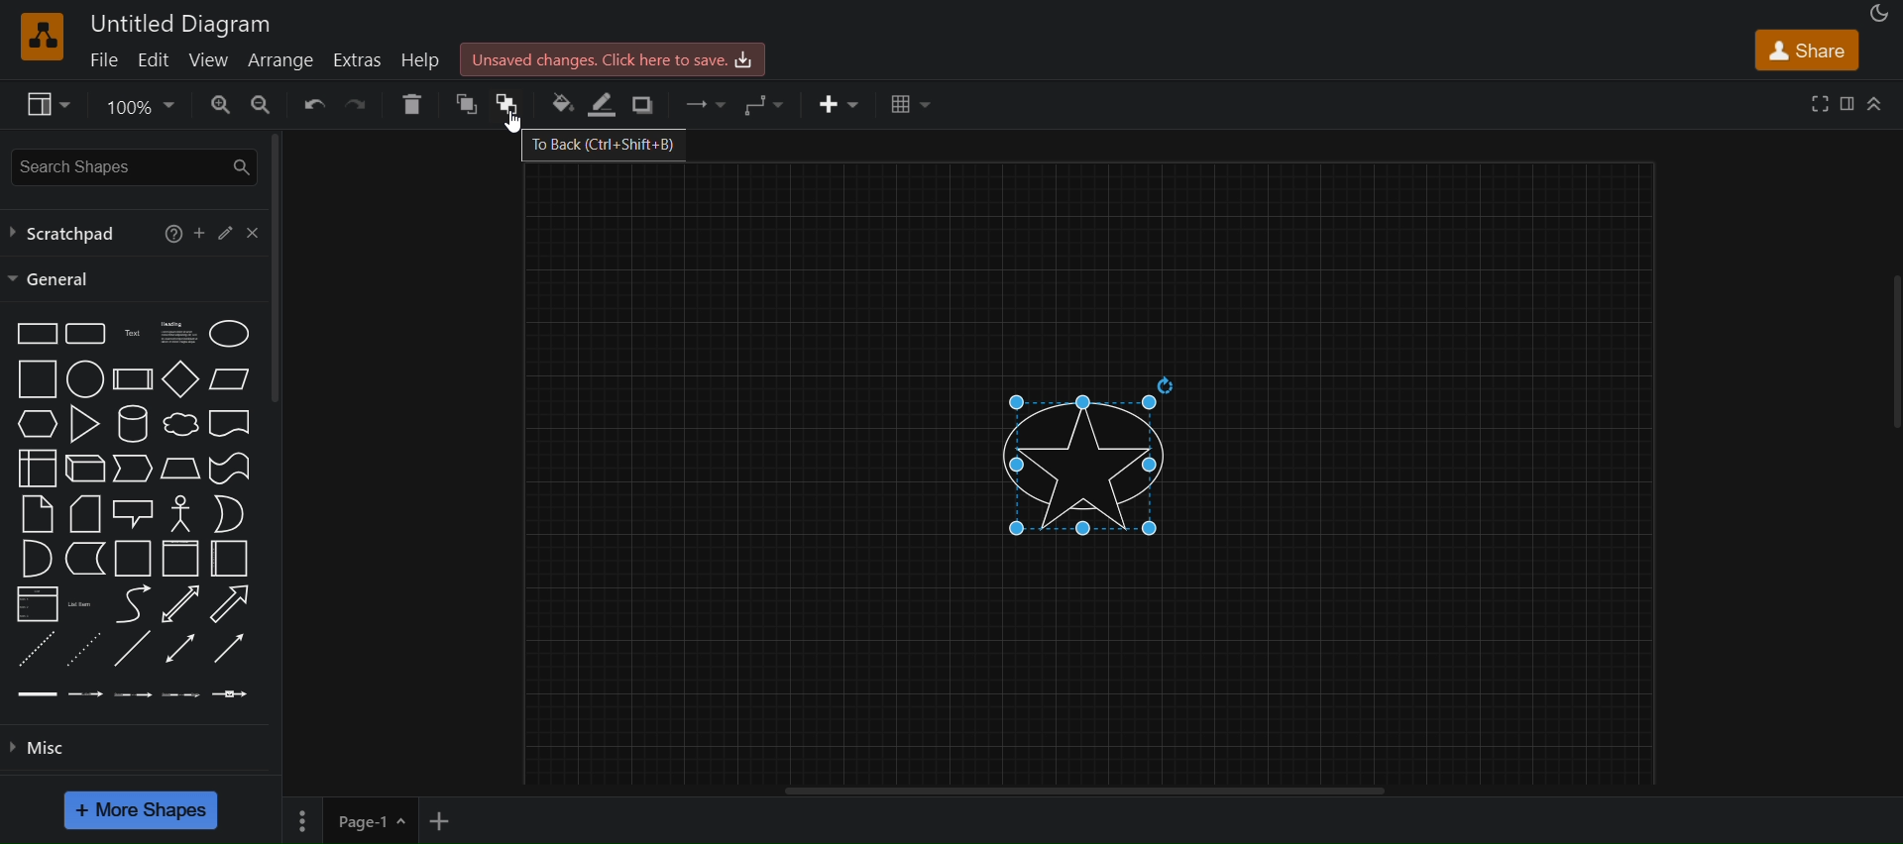 The height and width of the screenshot is (844, 1903). What do you see at coordinates (756, 103) in the screenshot?
I see `waypoints` at bounding box center [756, 103].